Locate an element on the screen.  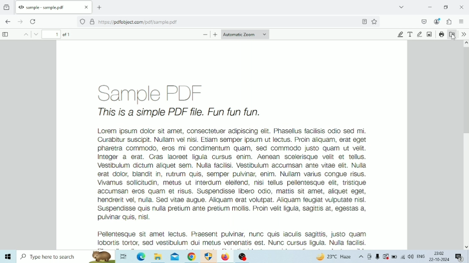
Restore Down is located at coordinates (446, 7).